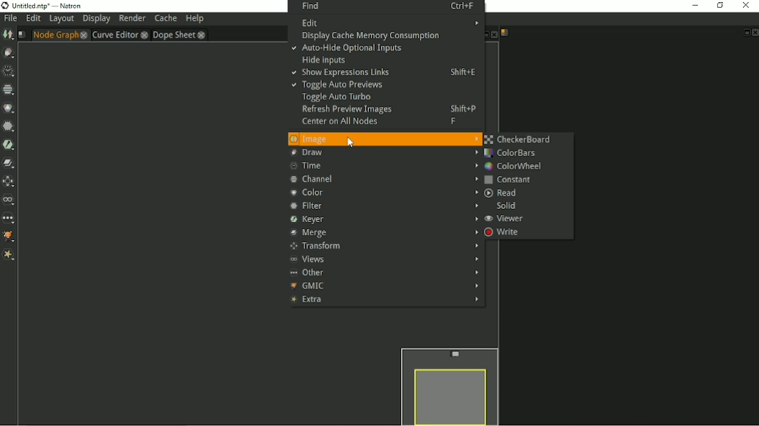 The width and height of the screenshot is (759, 426). What do you see at coordinates (61, 19) in the screenshot?
I see `Layout` at bounding box center [61, 19].